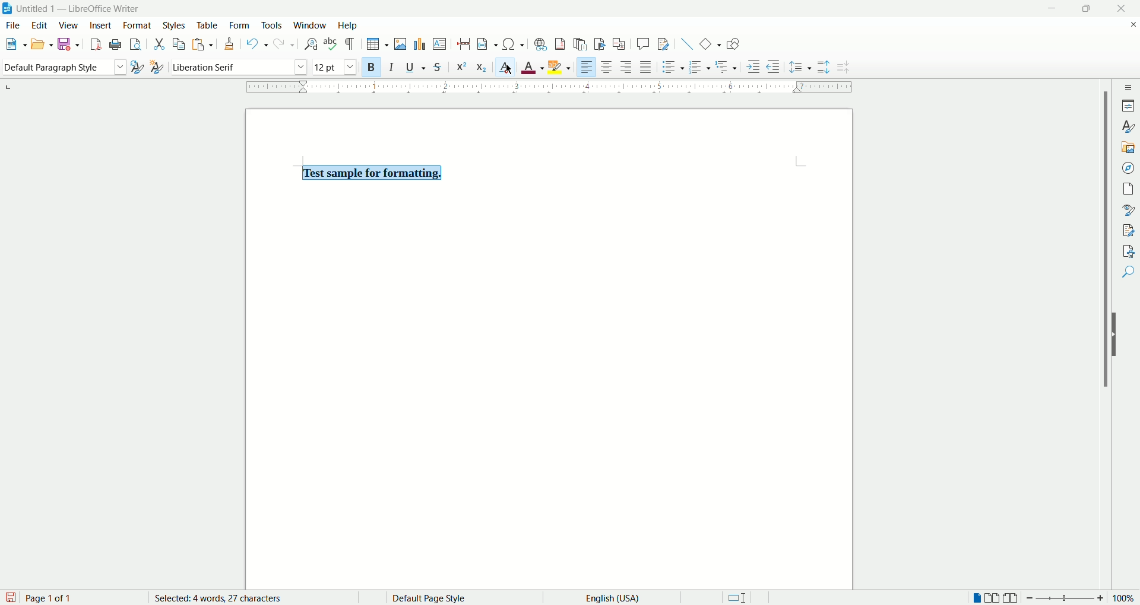  What do you see at coordinates (1129, 24) in the screenshot?
I see `close` at bounding box center [1129, 24].